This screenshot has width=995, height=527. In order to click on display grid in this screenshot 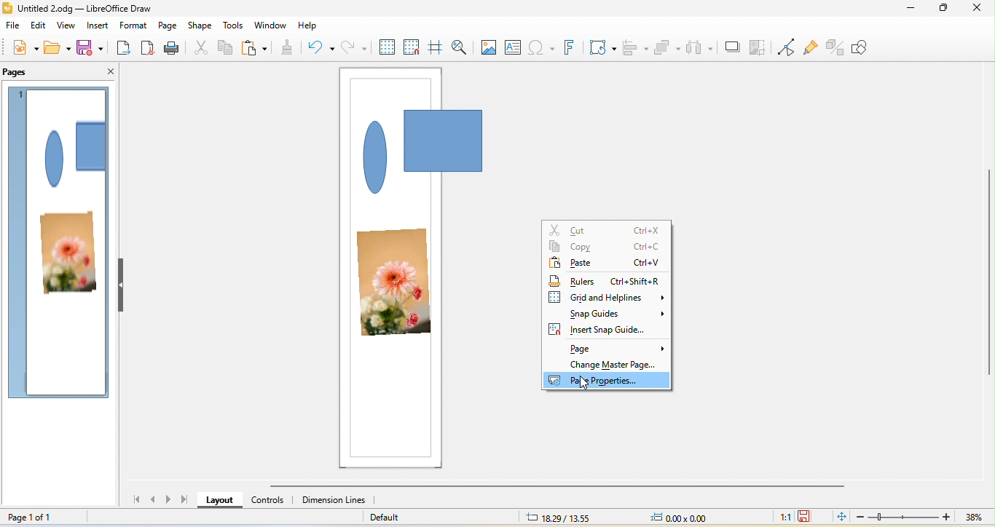, I will do `click(385, 49)`.